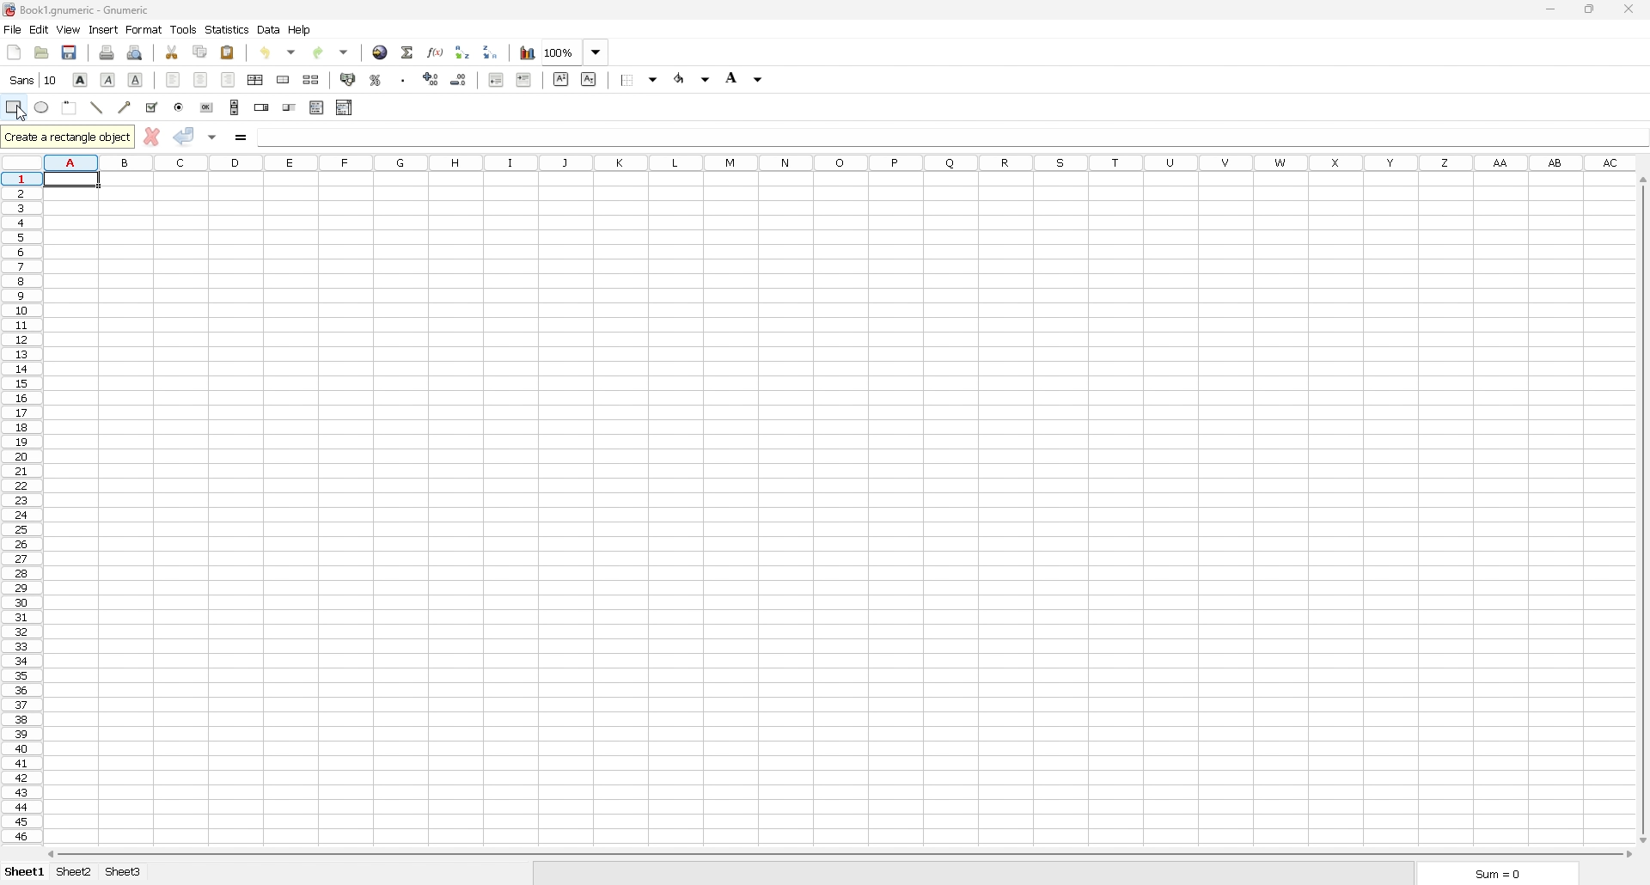 The height and width of the screenshot is (885, 1650). Describe the element at coordinates (76, 872) in the screenshot. I see `sheet 2` at that location.